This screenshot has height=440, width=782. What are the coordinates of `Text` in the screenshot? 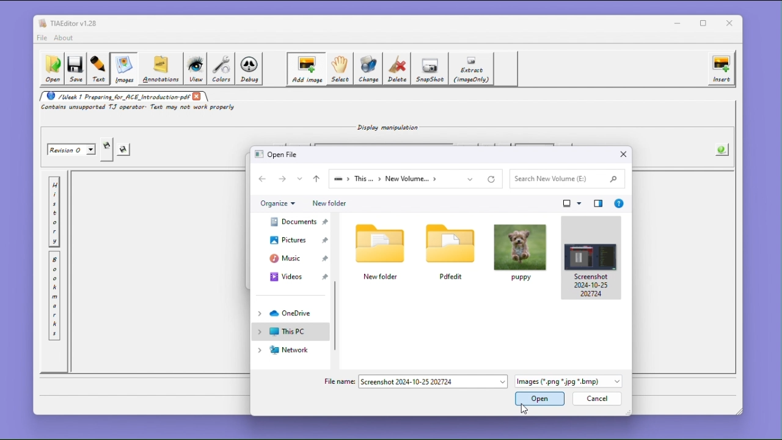 It's located at (98, 69).